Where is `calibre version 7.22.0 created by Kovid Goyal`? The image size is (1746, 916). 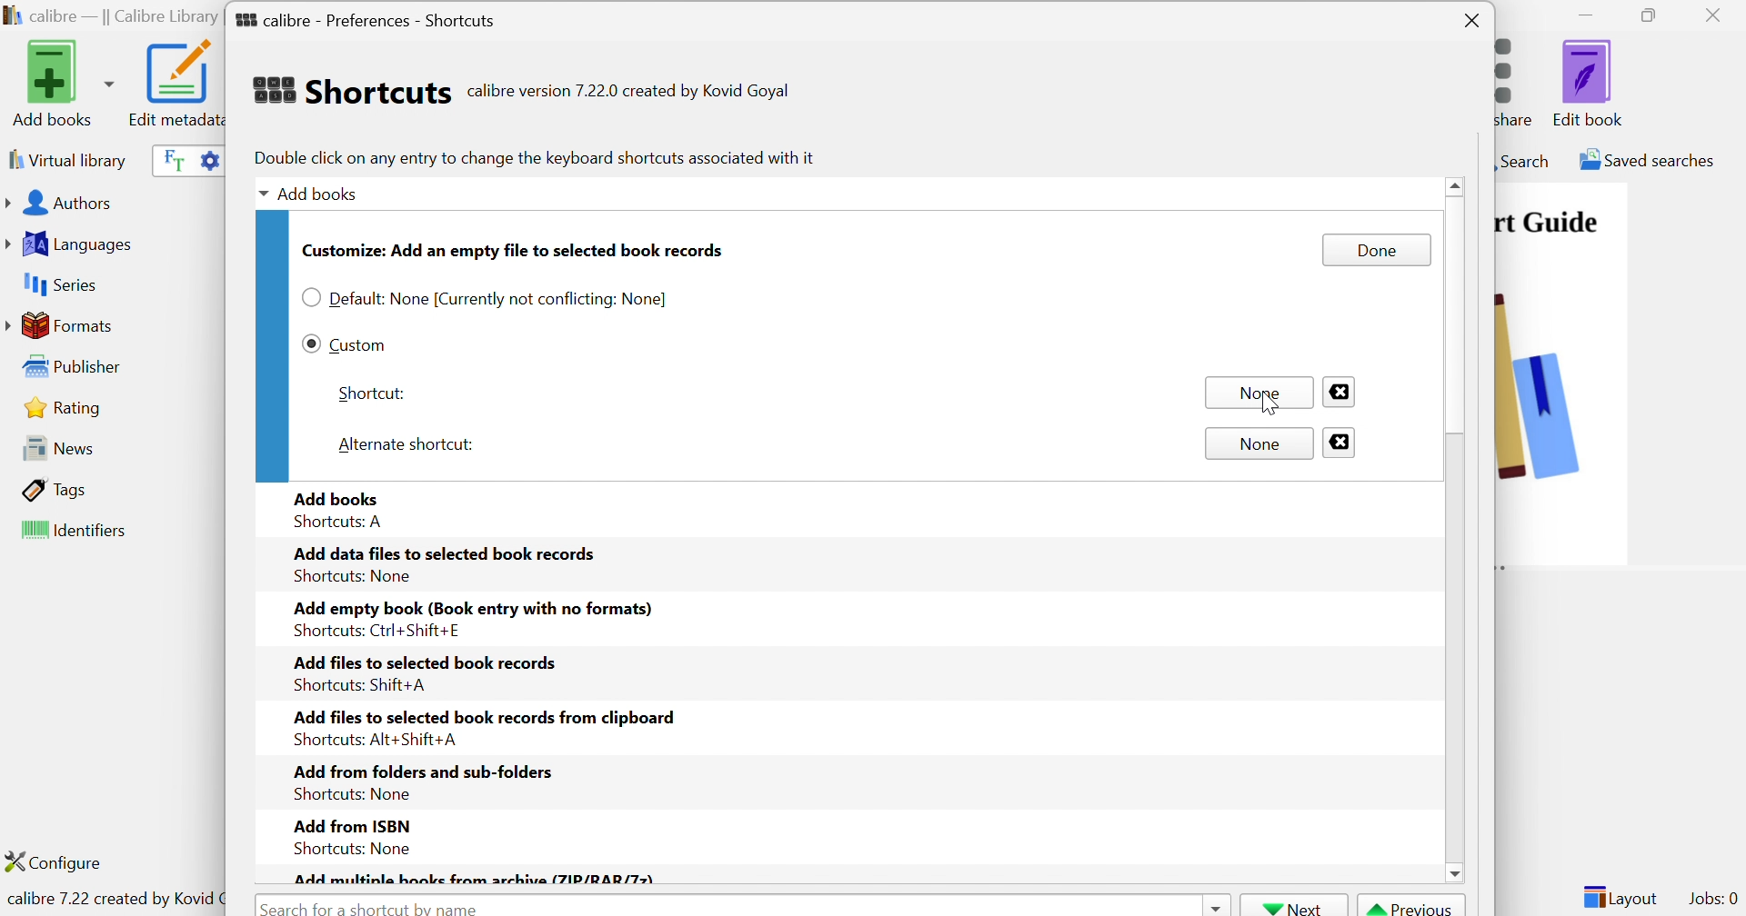
calibre version 7.22.0 created by Kovid Goyal is located at coordinates (628, 92).